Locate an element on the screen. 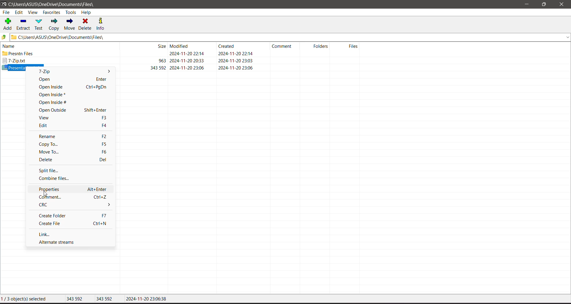 The width and height of the screenshot is (571, 304). Present files is located at coordinates (129, 54).